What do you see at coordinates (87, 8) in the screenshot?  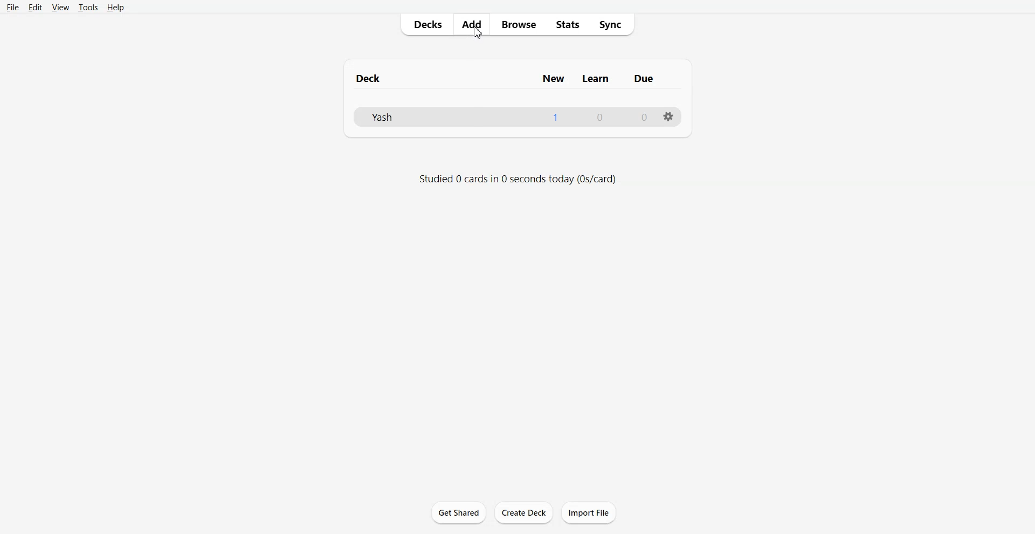 I see `Tools` at bounding box center [87, 8].